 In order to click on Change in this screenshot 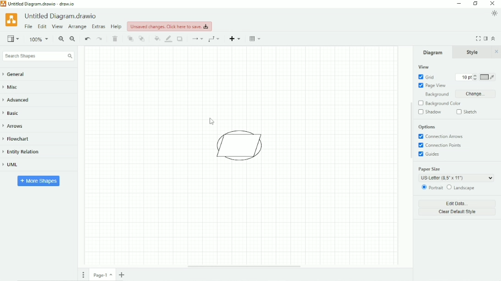, I will do `click(475, 94)`.